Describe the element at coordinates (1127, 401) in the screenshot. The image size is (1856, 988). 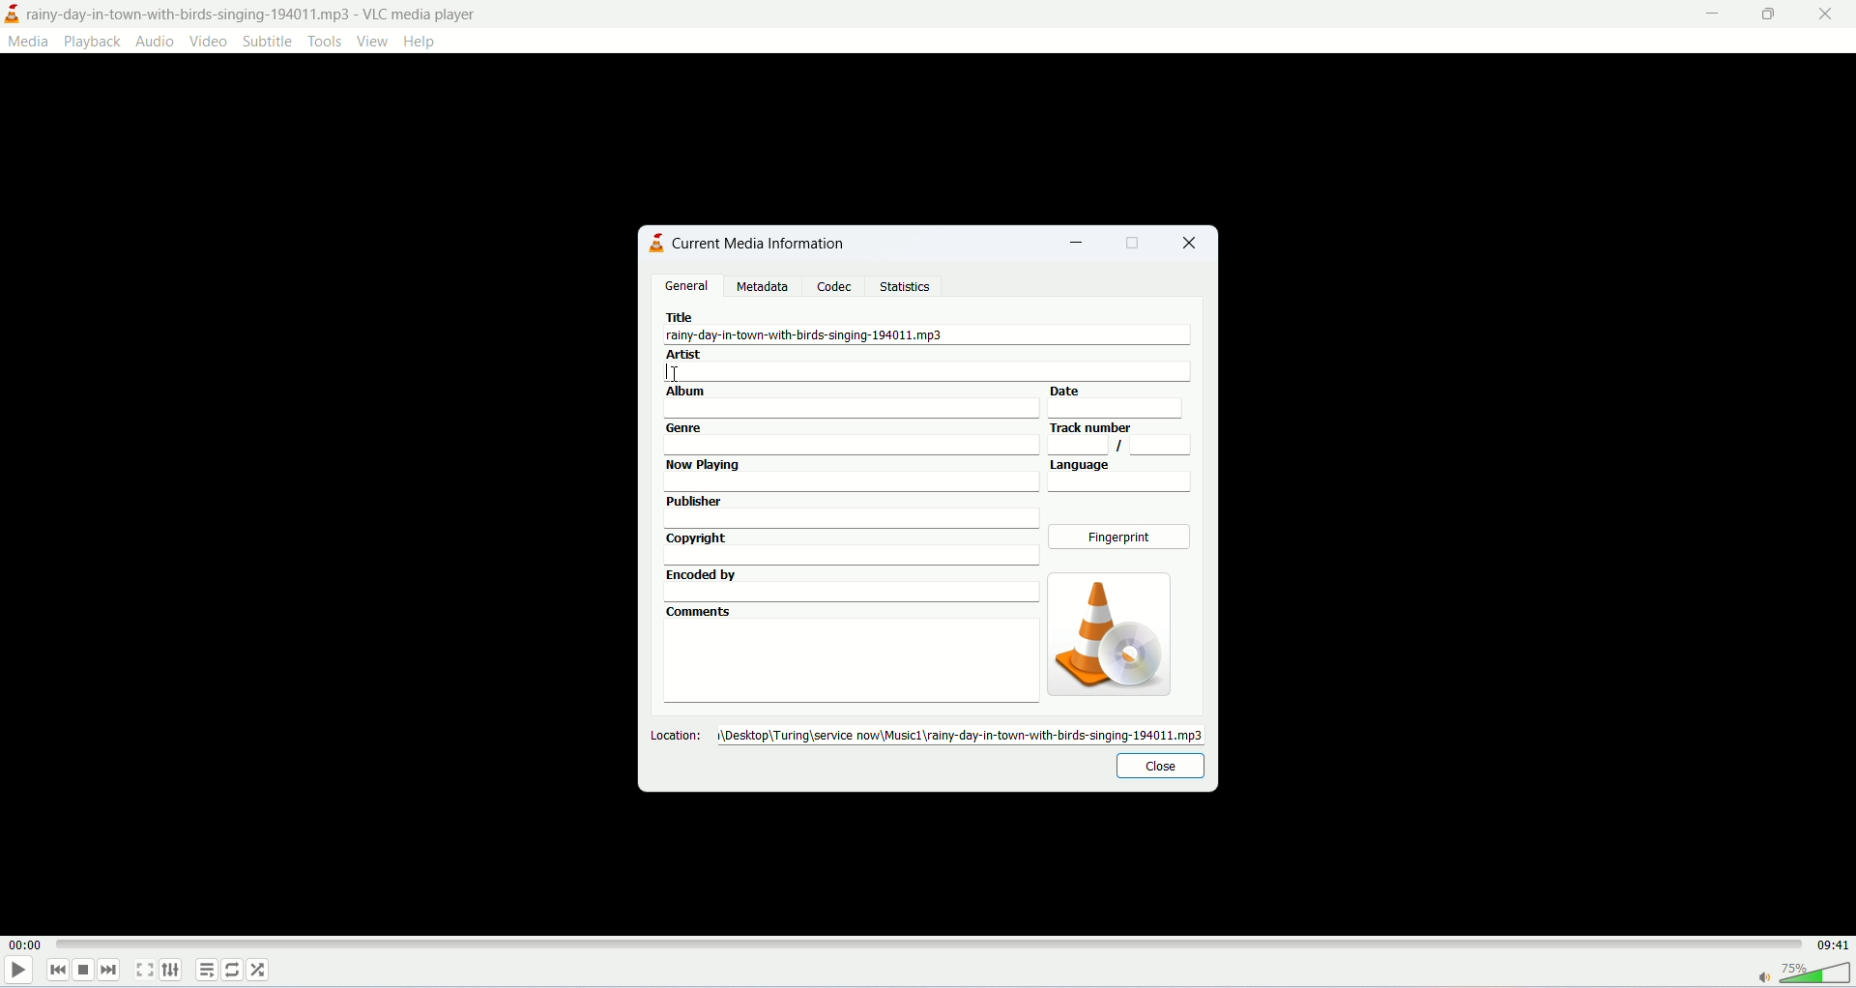
I see `date` at that location.